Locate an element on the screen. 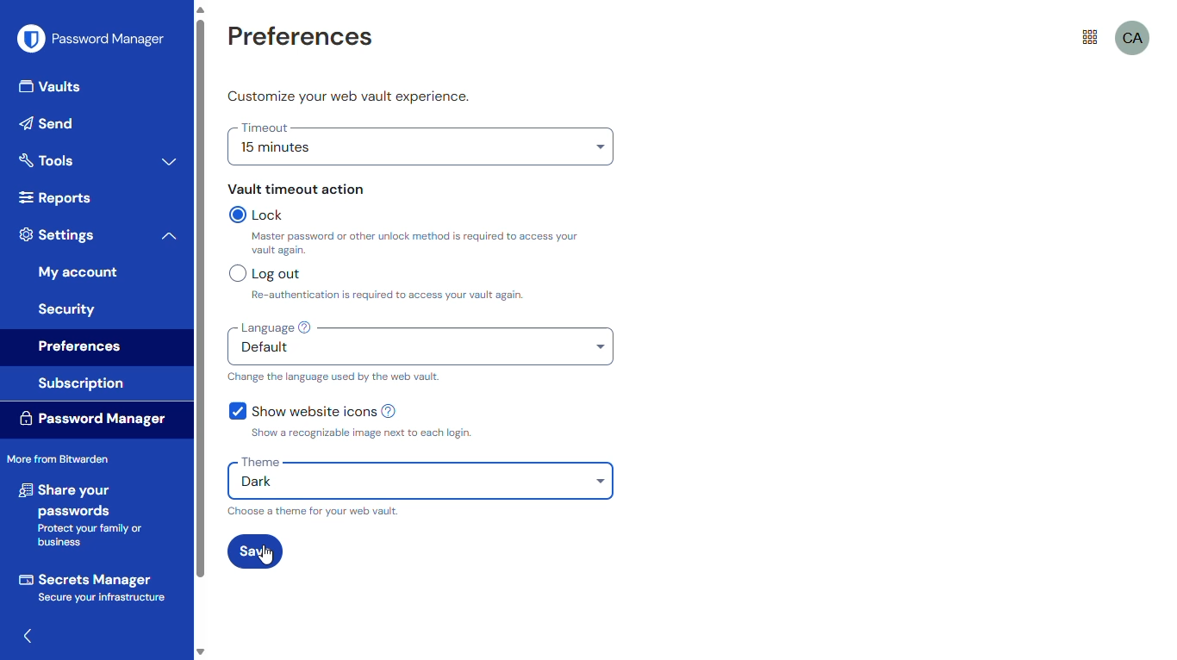  show a recognizable image next to each login. is located at coordinates (359, 433).